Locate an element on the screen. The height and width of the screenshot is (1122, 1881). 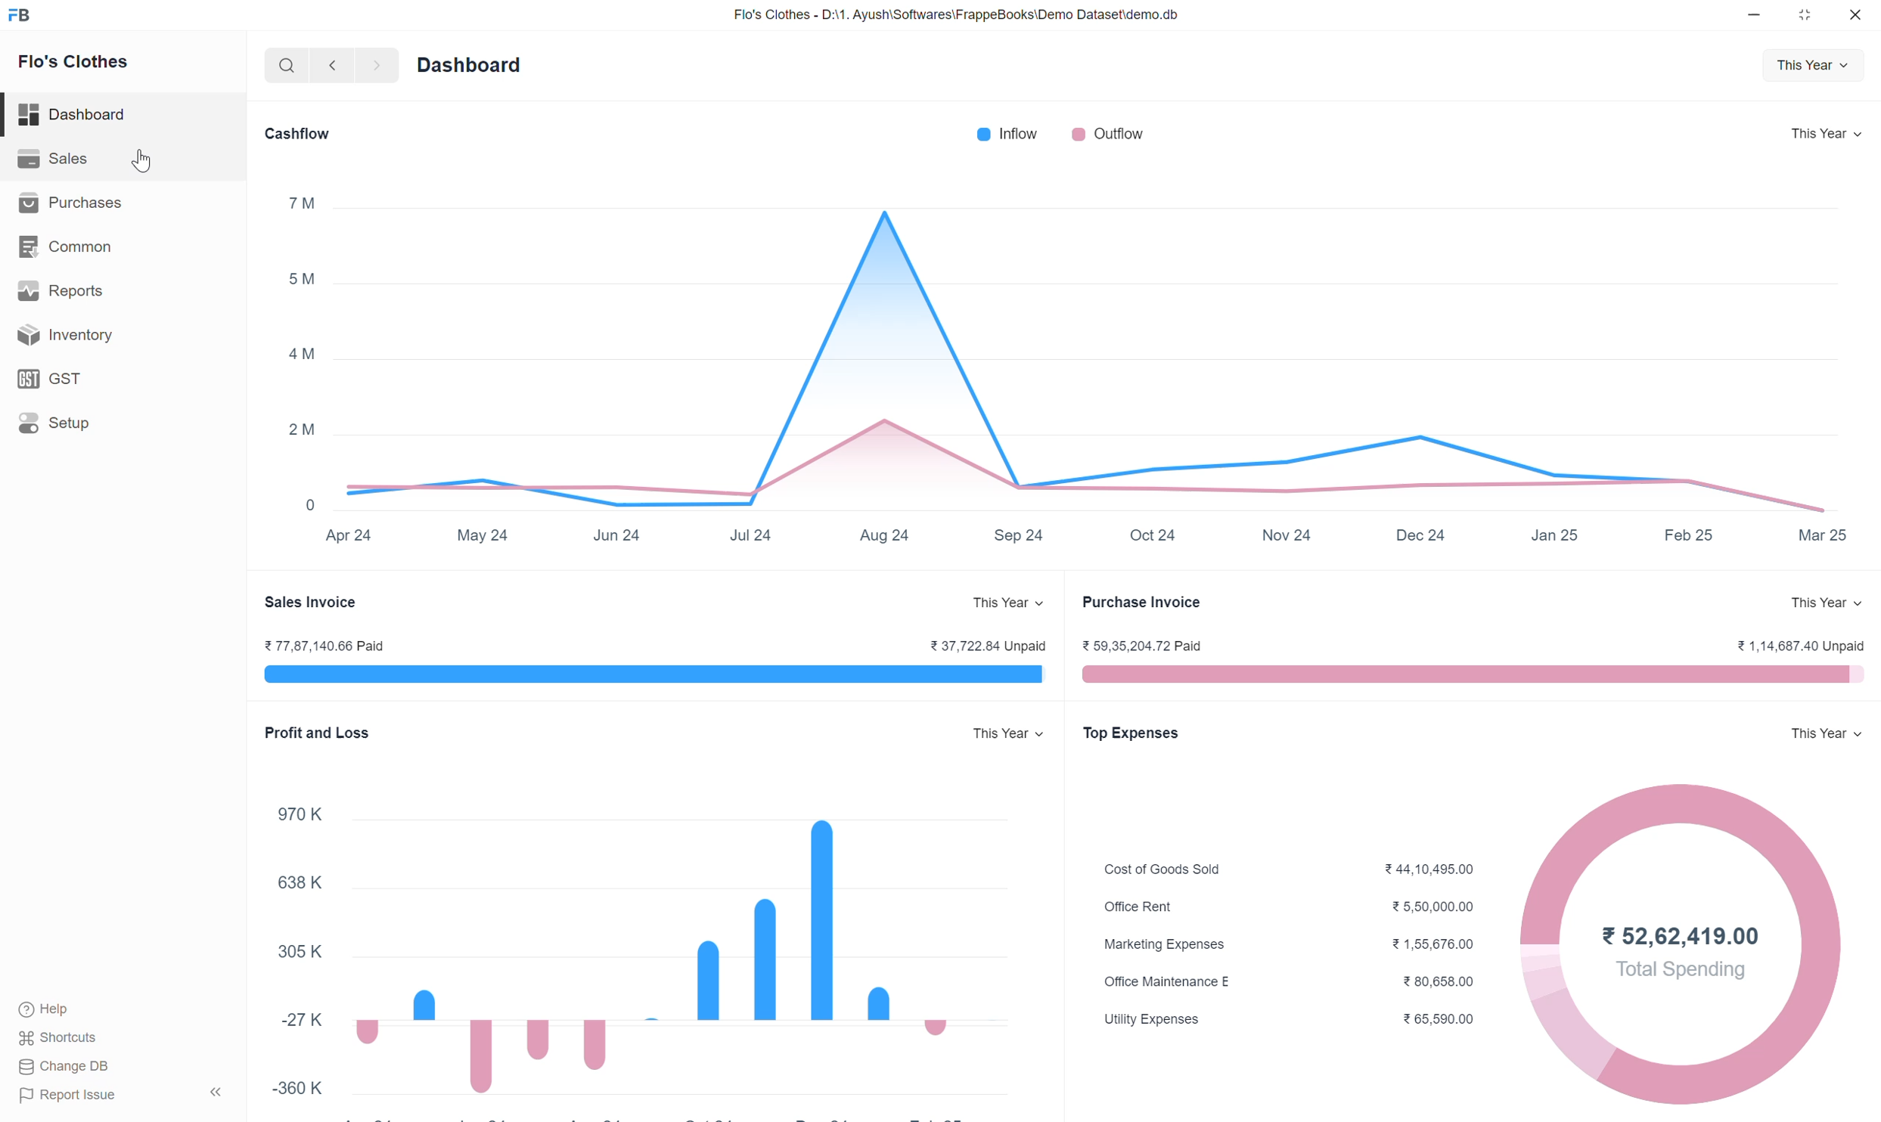
shortcuts  is located at coordinates (73, 1037).